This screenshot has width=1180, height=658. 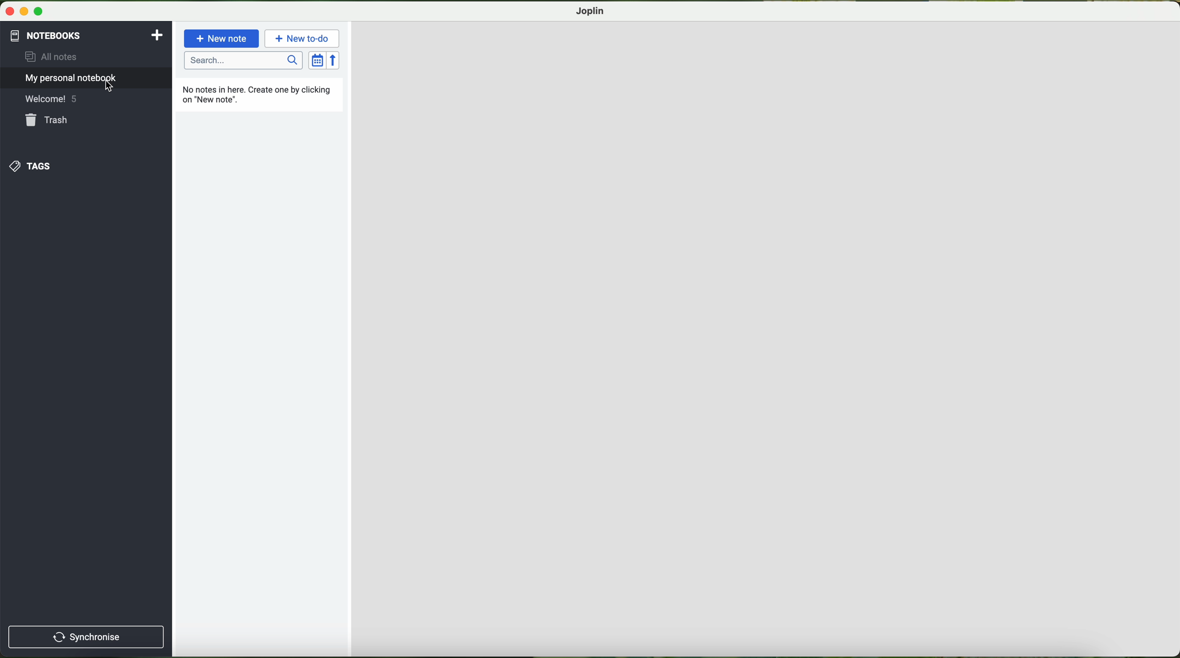 I want to click on maximize, so click(x=38, y=12).